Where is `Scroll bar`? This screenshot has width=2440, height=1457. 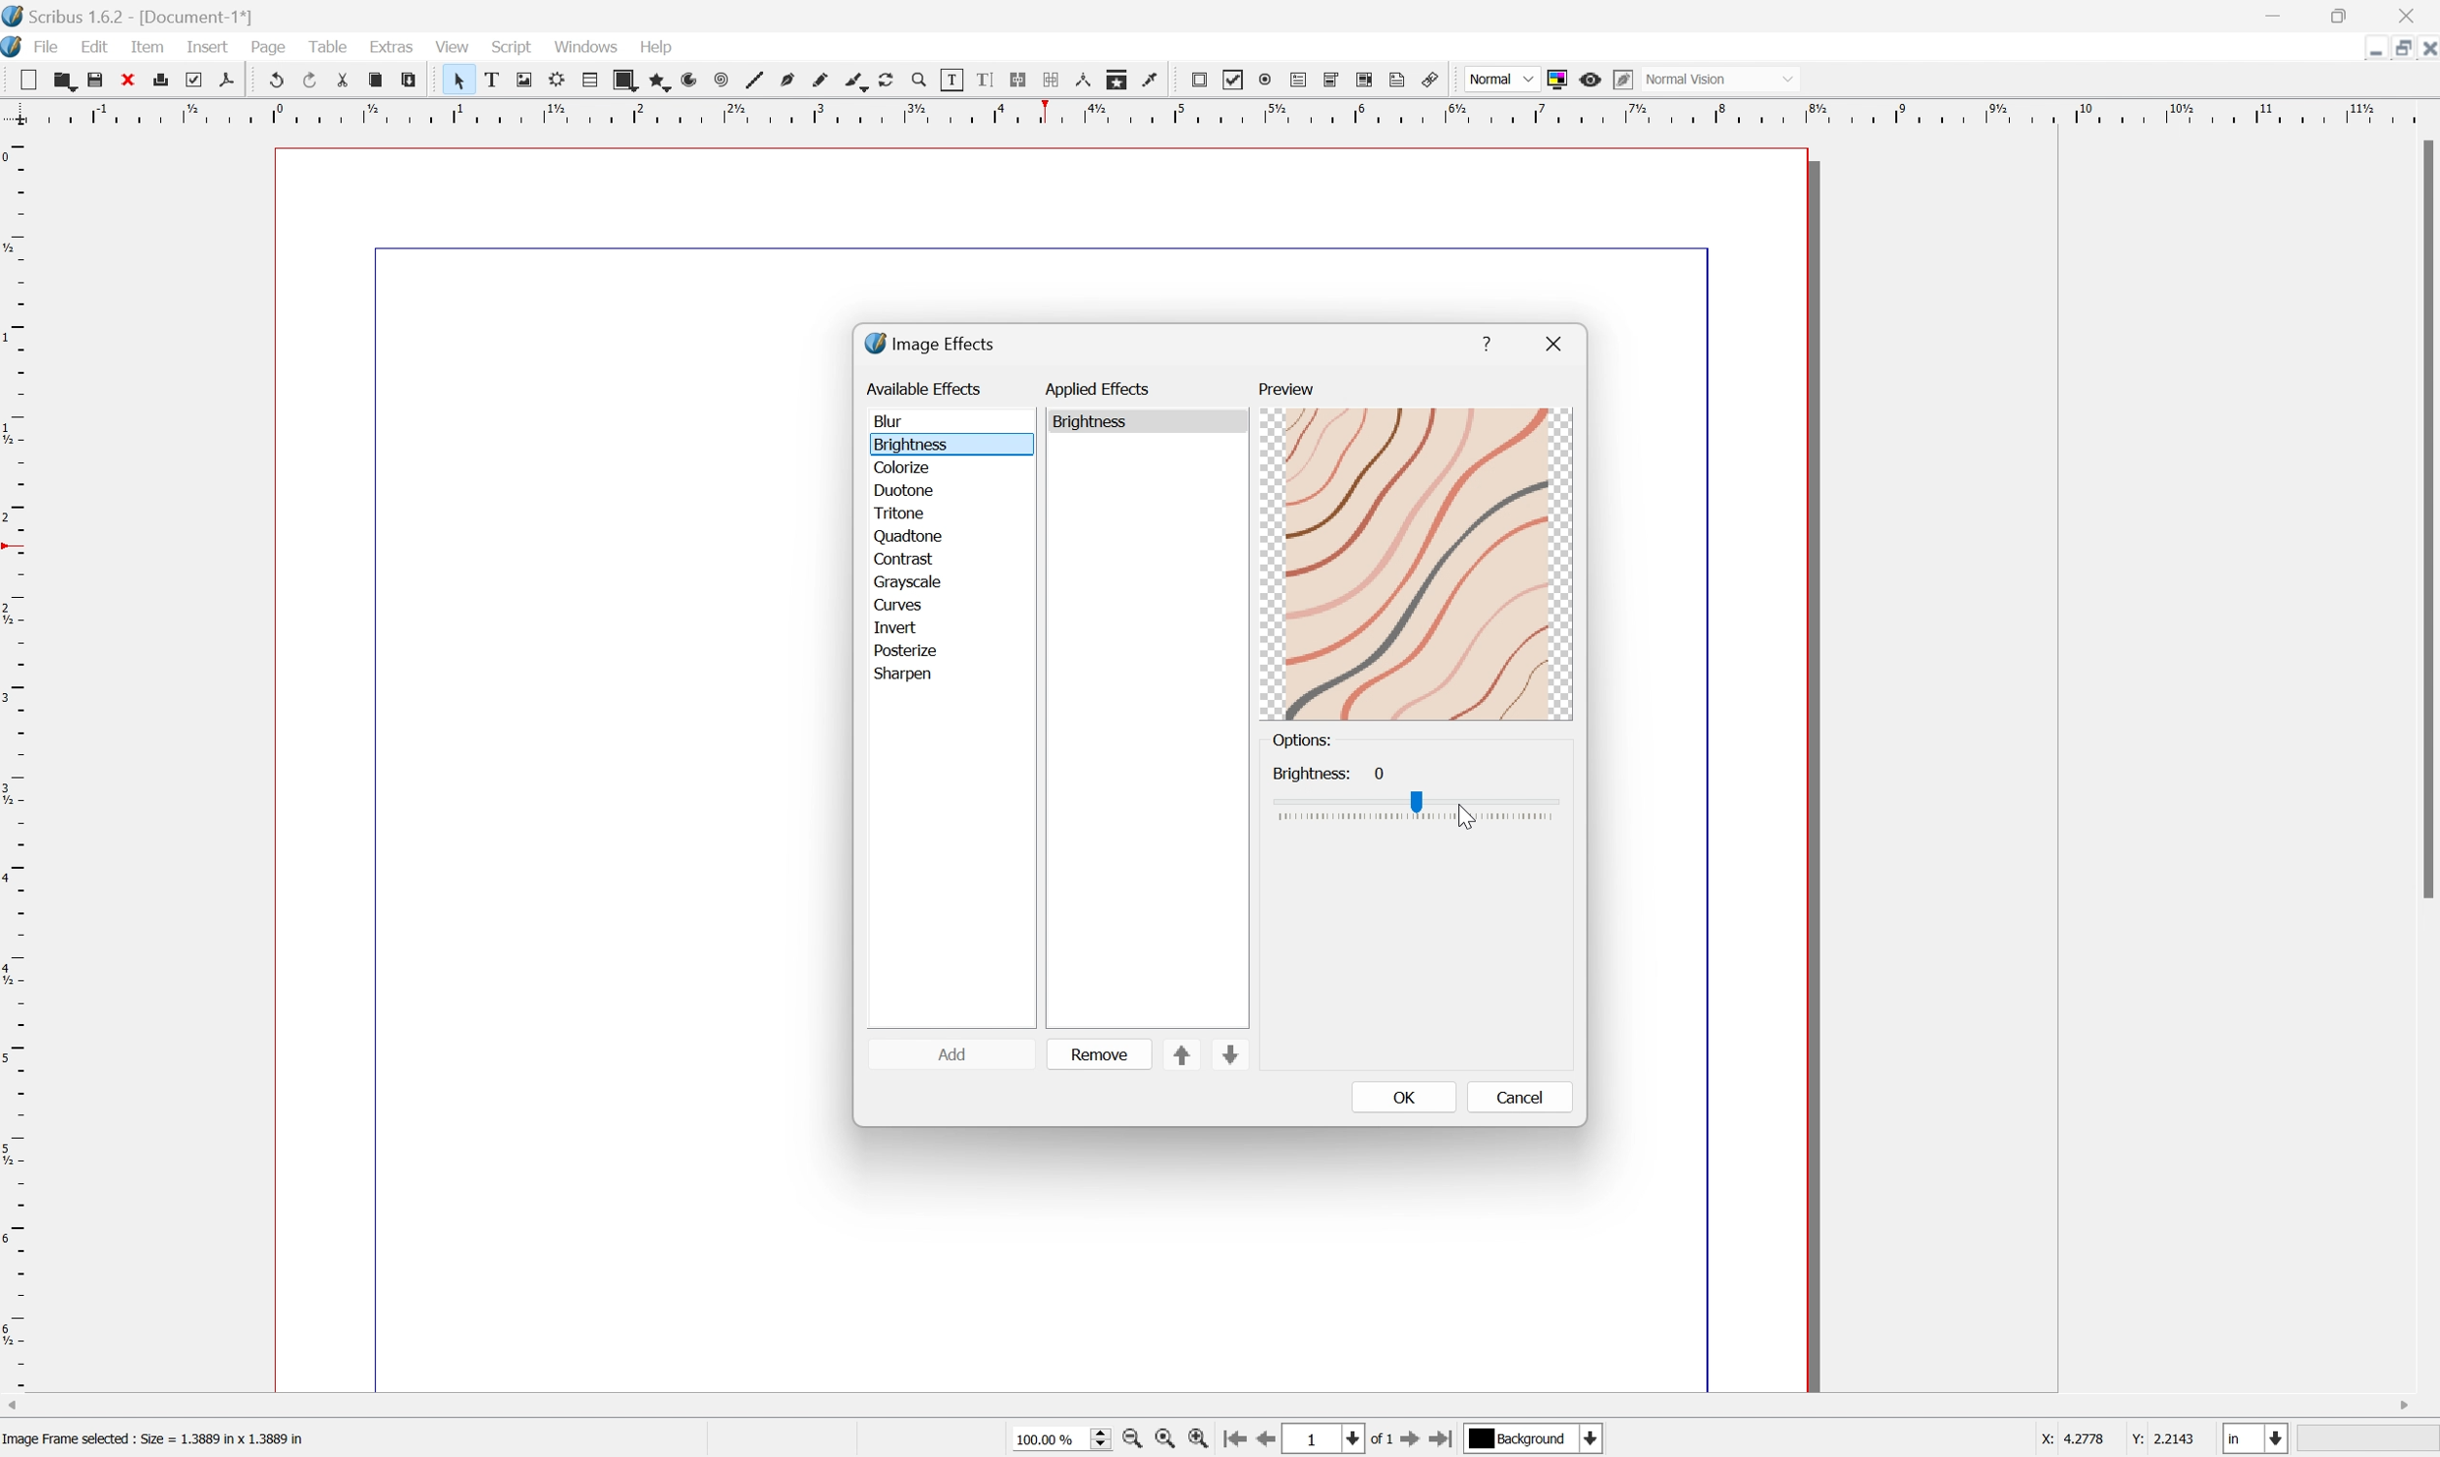 Scroll bar is located at coordinates (1220, 1401).